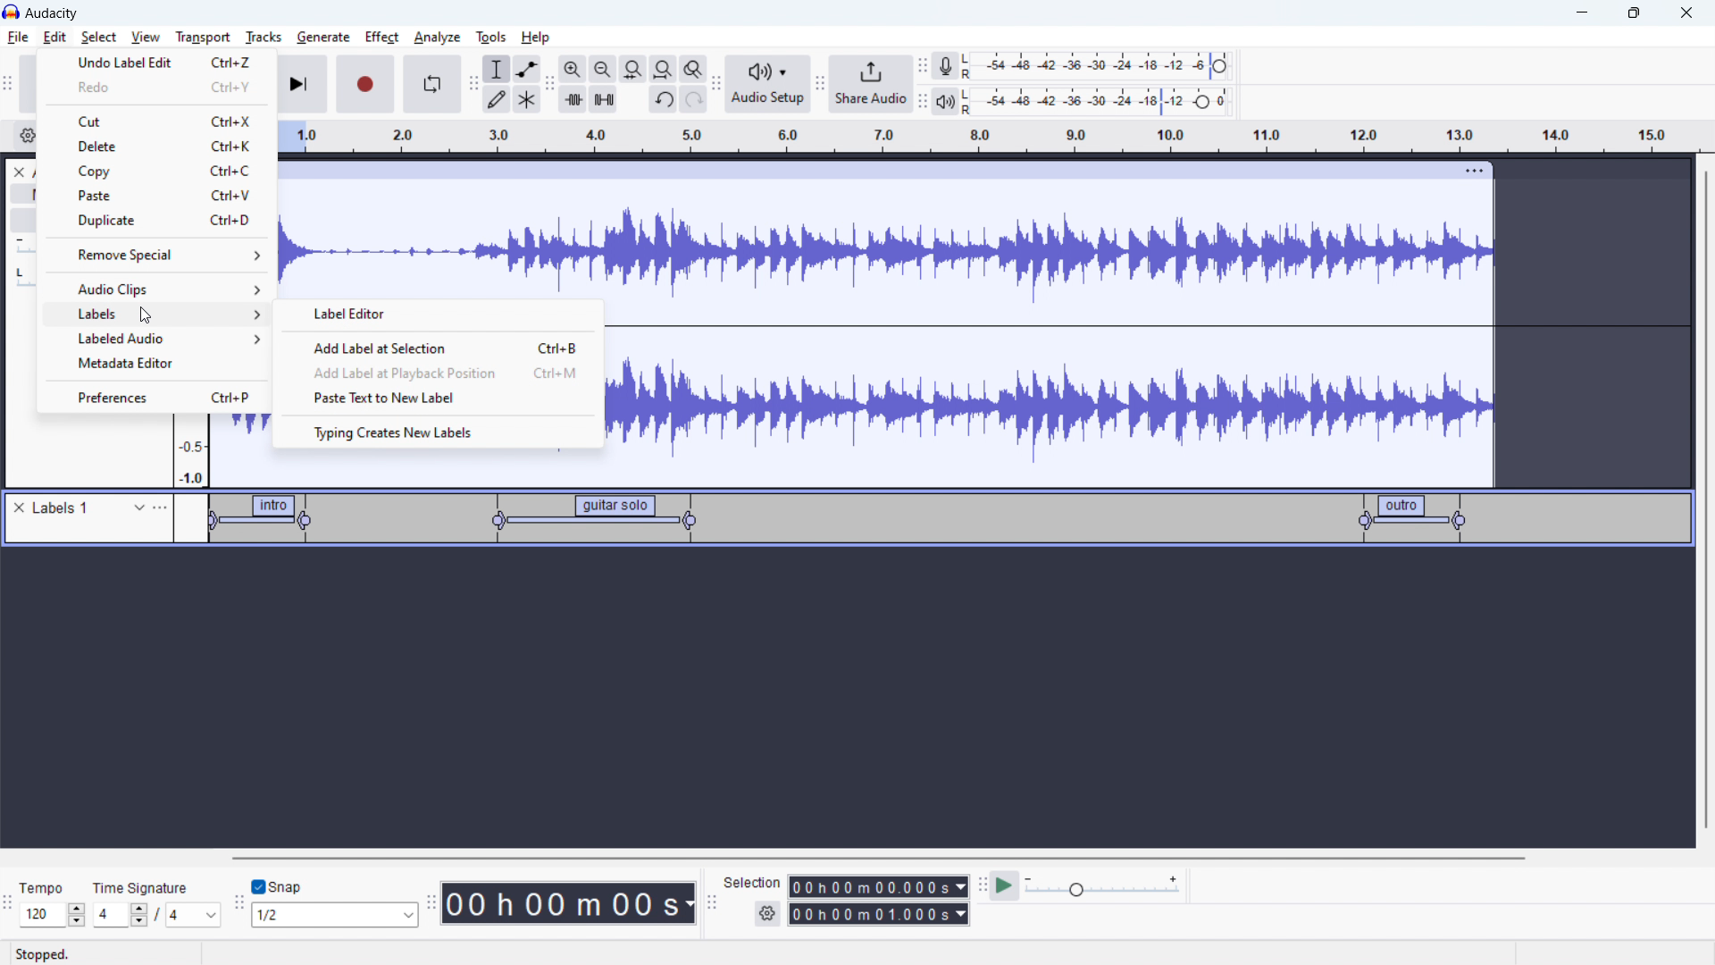 The width and height of the screenshot is (1715, 965). What do you see at coordinates (98, 37) in the screenshot?
I see `select` at bounding box center [98, 37].